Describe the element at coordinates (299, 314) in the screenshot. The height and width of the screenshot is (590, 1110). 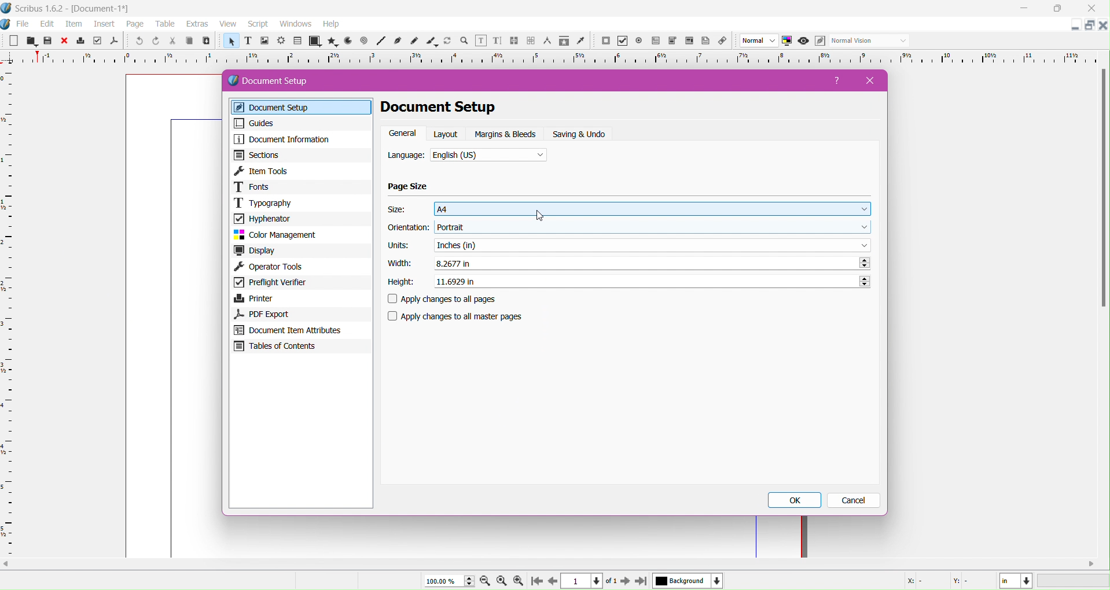
I see `PDF Export` at that location.